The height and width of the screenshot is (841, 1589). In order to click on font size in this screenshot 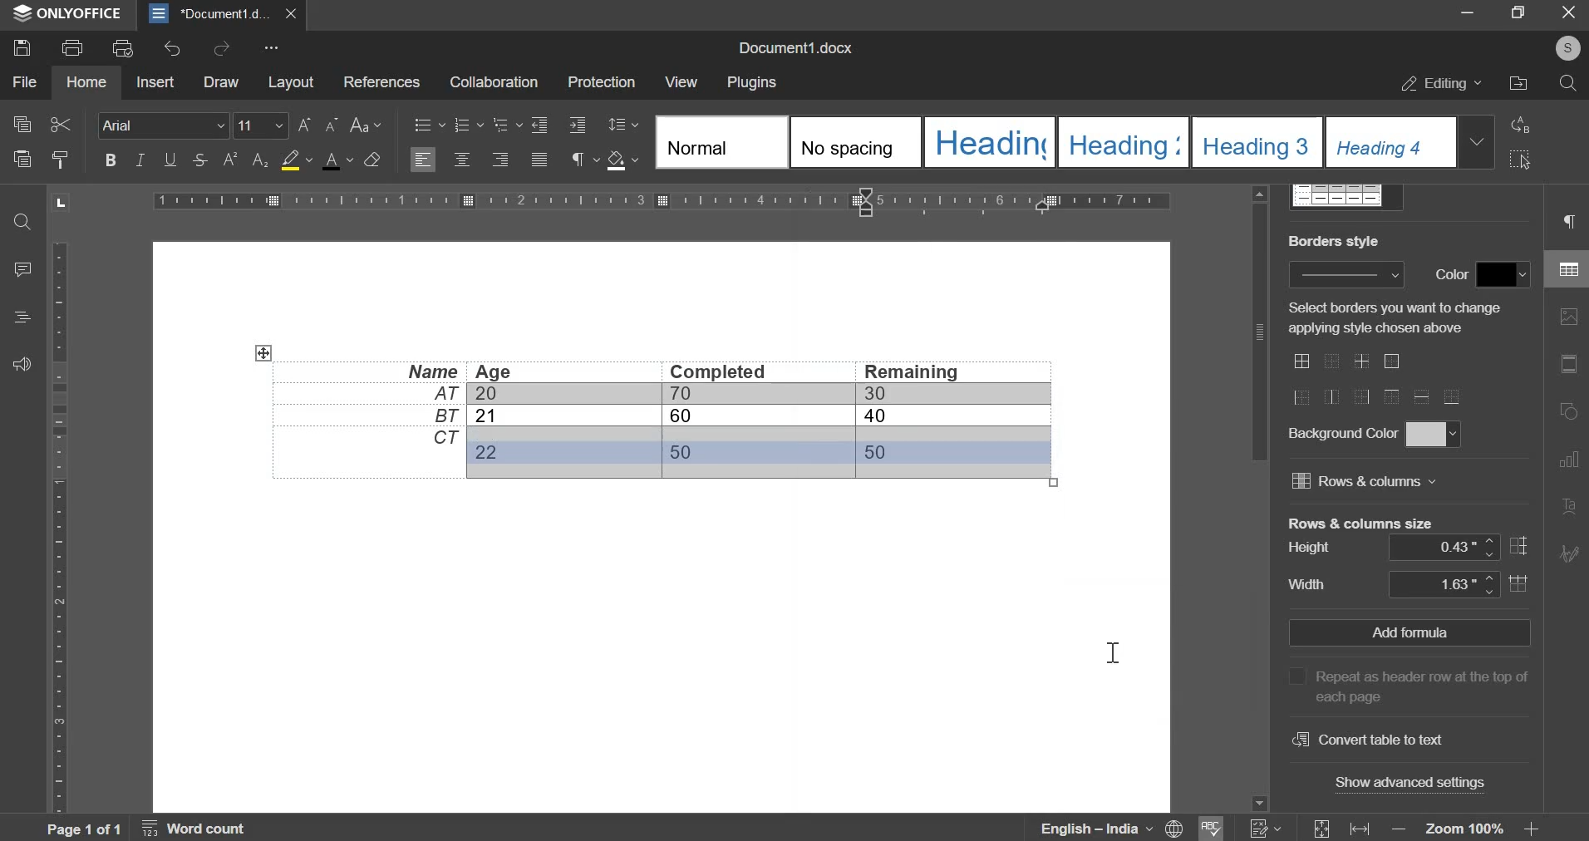, I will do `click(249, 121)`.